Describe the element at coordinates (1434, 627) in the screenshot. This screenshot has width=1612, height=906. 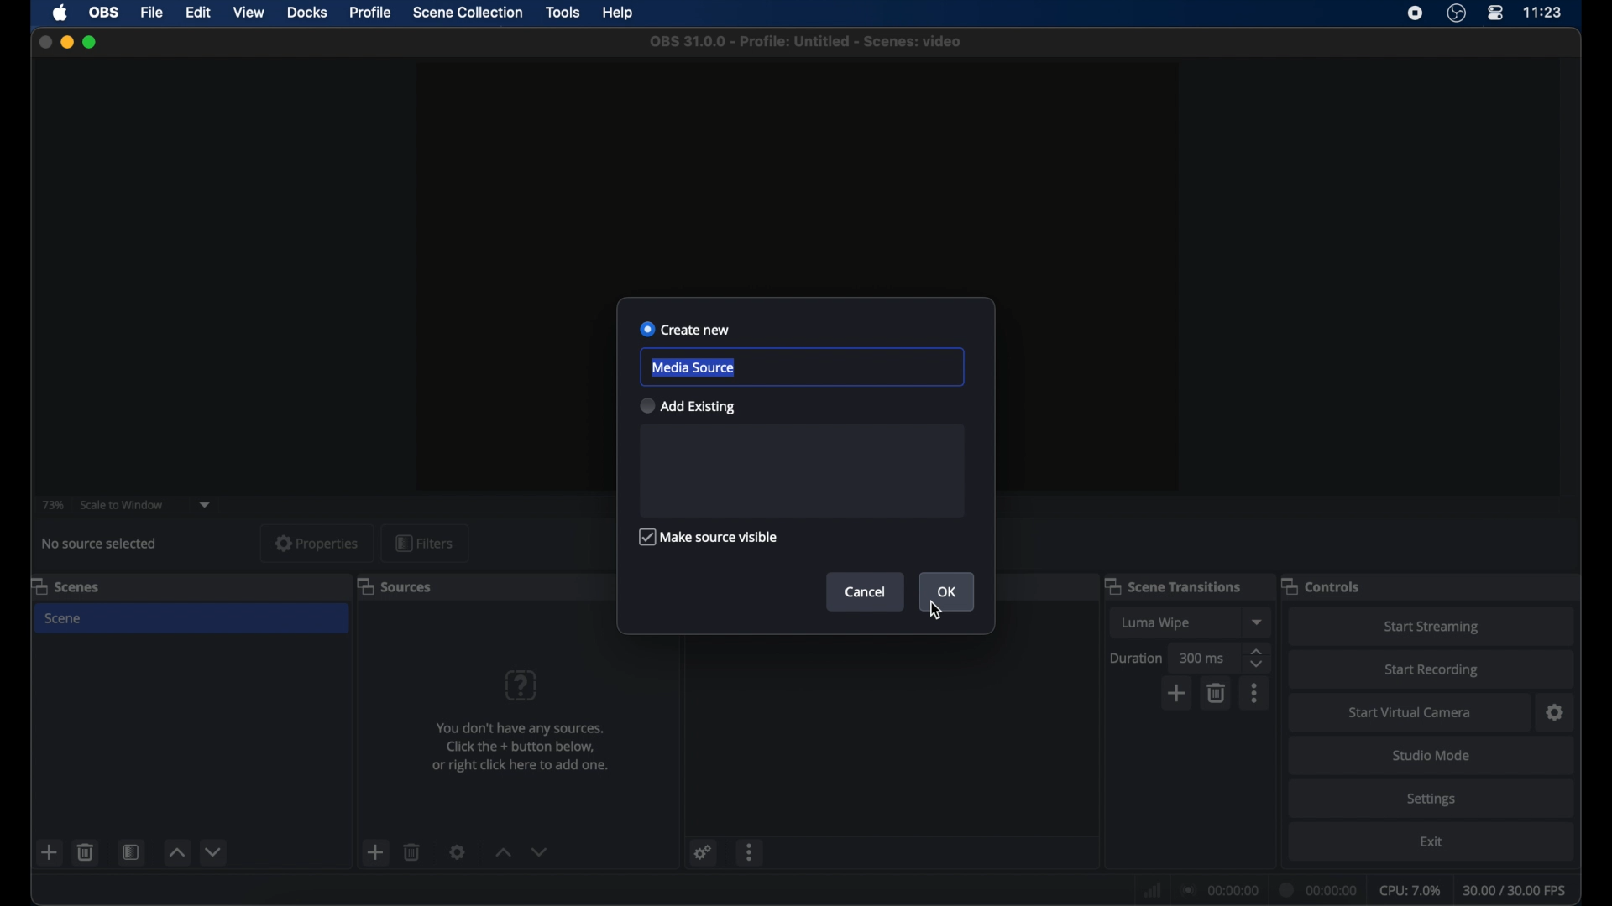
I see `start streaming` at that location.